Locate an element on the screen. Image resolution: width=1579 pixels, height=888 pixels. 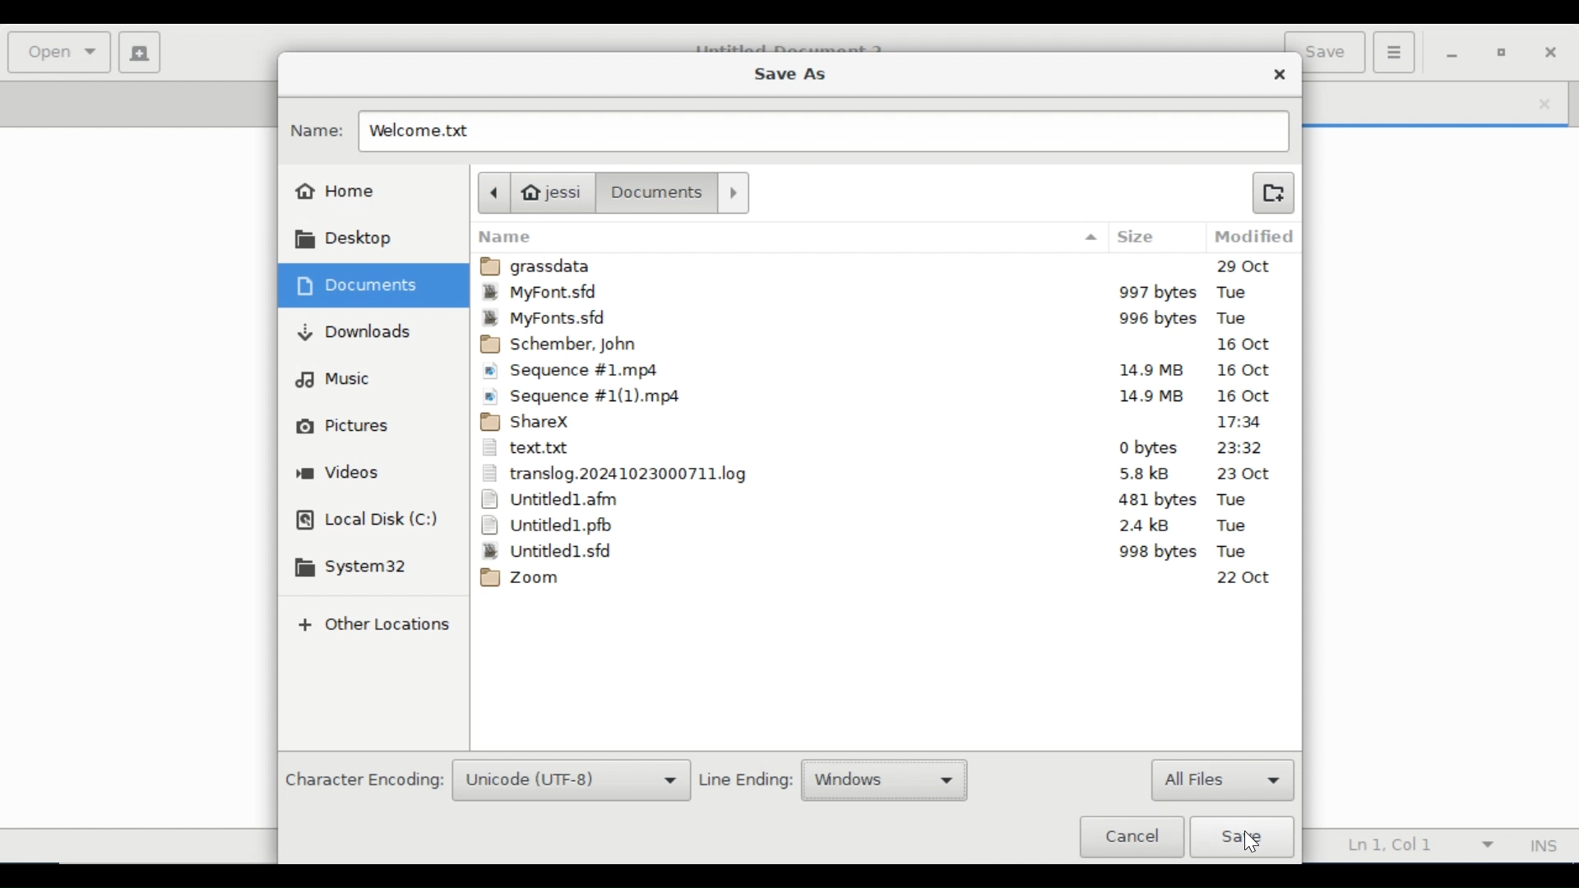
Close is located at coordinates (1281, 75).